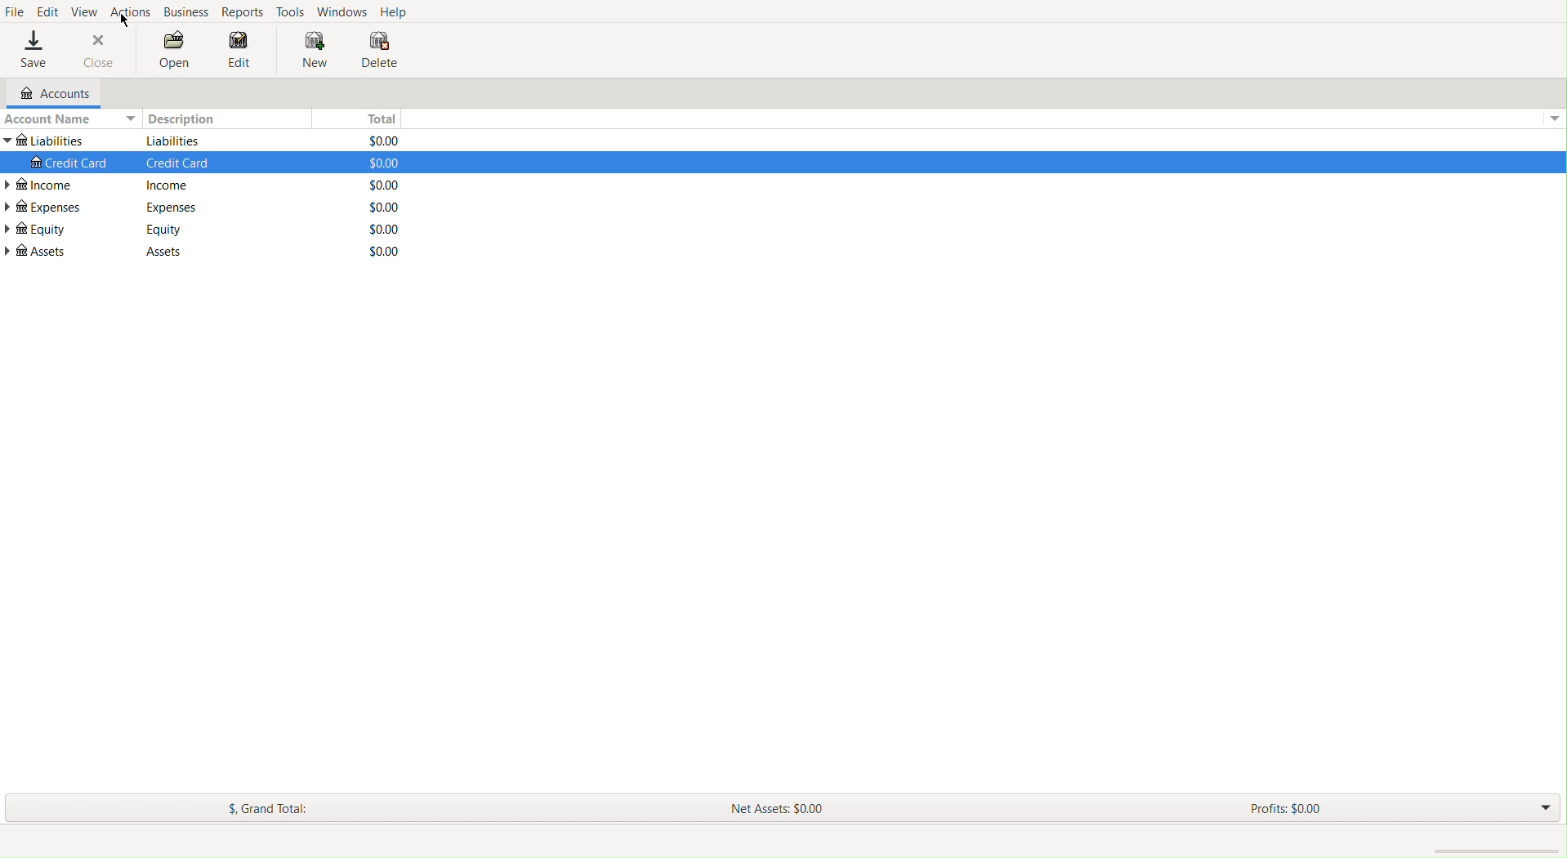  Describe the element at coordinates (275, 807) in the screenshot. I see `Grand Total` at that location.